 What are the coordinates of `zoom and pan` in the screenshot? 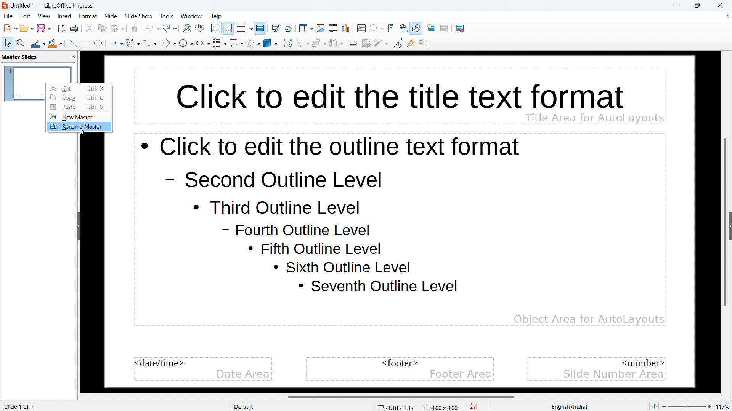 It's located at (21, 43).